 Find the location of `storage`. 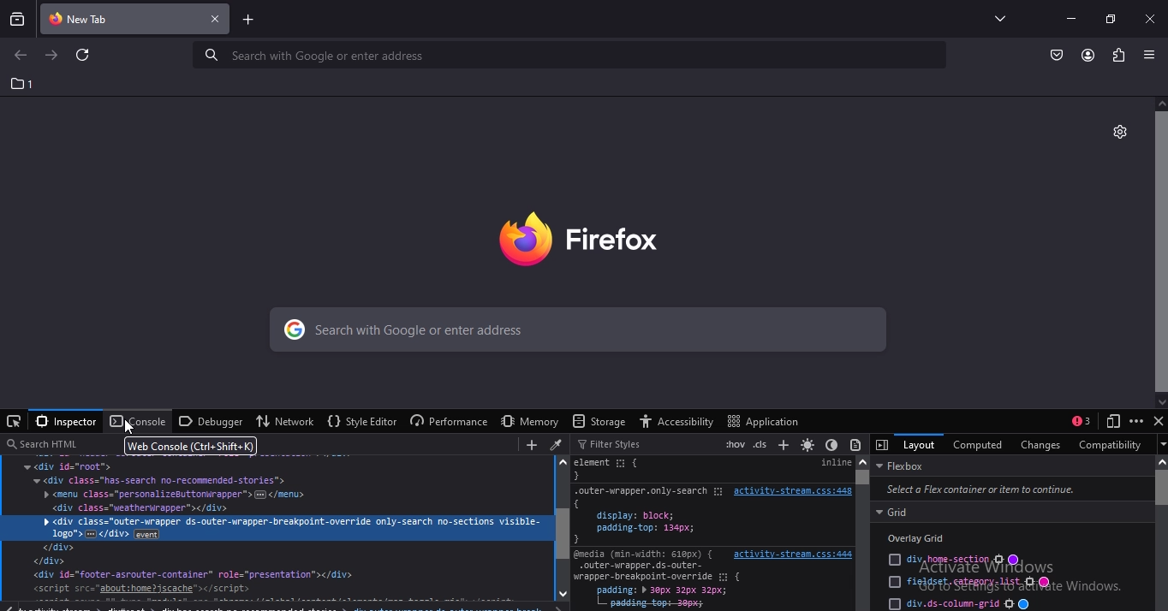

storage is located at coordinates (600, 422).